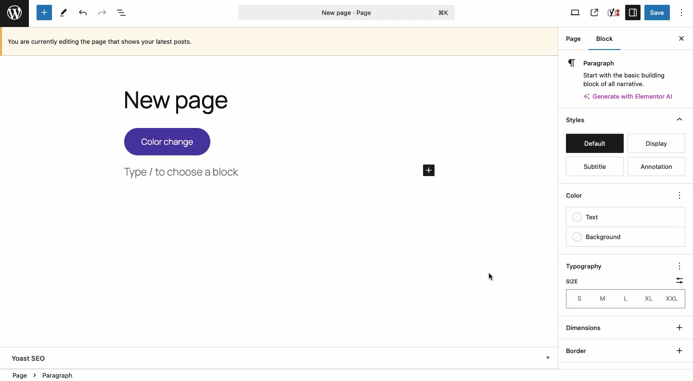  I want to click on Page, so click(574, 38).